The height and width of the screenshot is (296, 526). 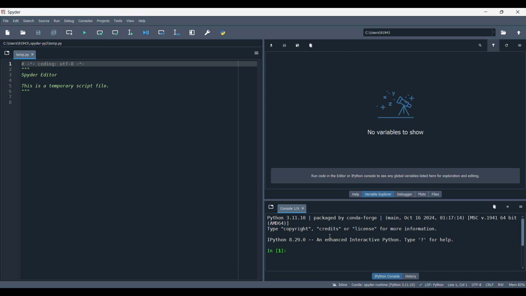 What do you see at coordinates (494, 32) in the screenshot?
I see `Location options` at bounding box center [494, 32].